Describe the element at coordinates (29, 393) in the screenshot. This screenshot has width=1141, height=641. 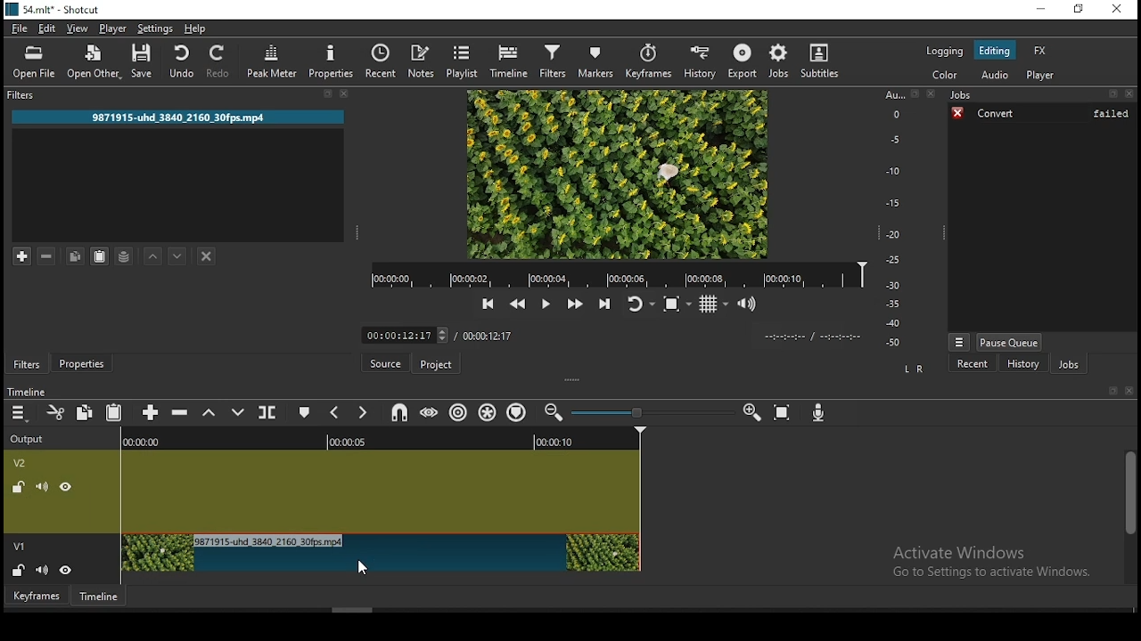
I see `timeline` at that location.